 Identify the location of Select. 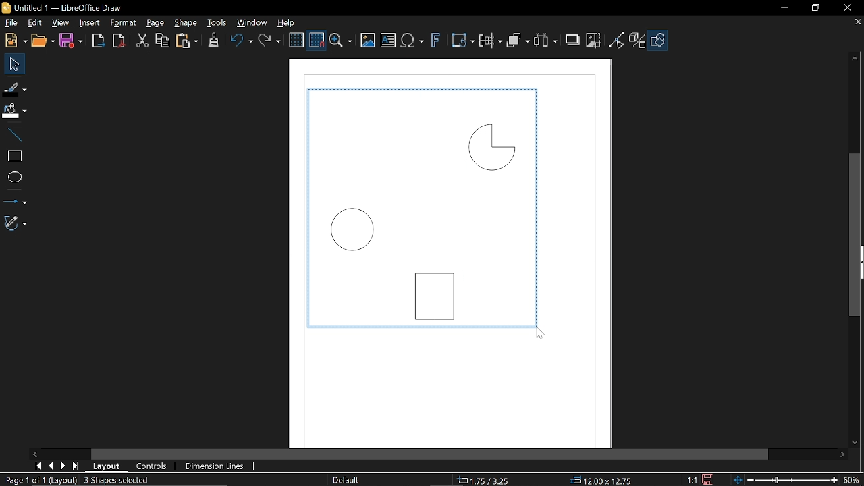
(13, 65).